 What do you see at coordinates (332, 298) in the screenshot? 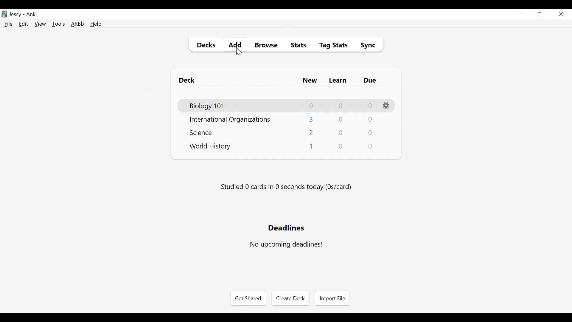
I see `Import File` at bounding box center [332, 298].